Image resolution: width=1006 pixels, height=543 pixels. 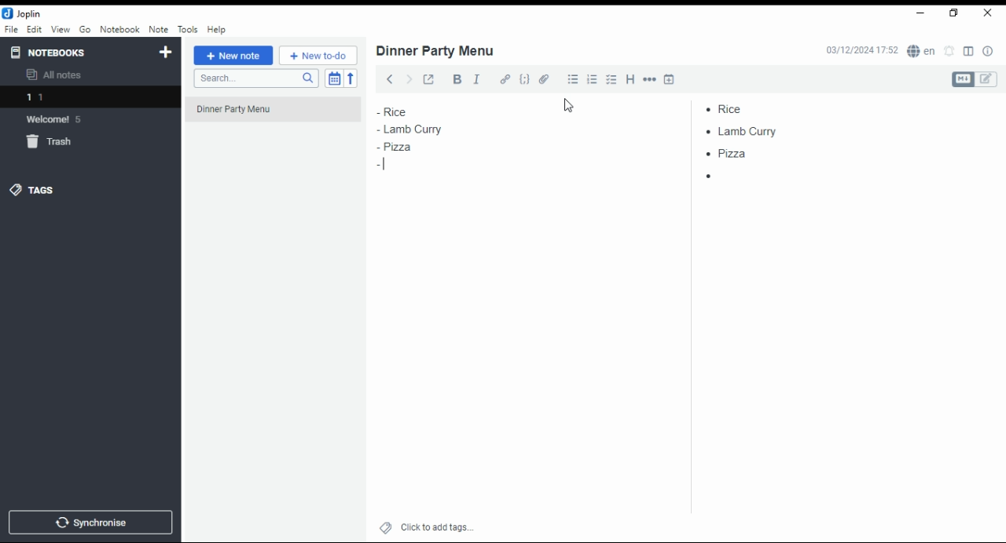 What do you see at coordinates (409, 129) in the screenshot?
I see `lamb curry` at bounding box center [409, 129].